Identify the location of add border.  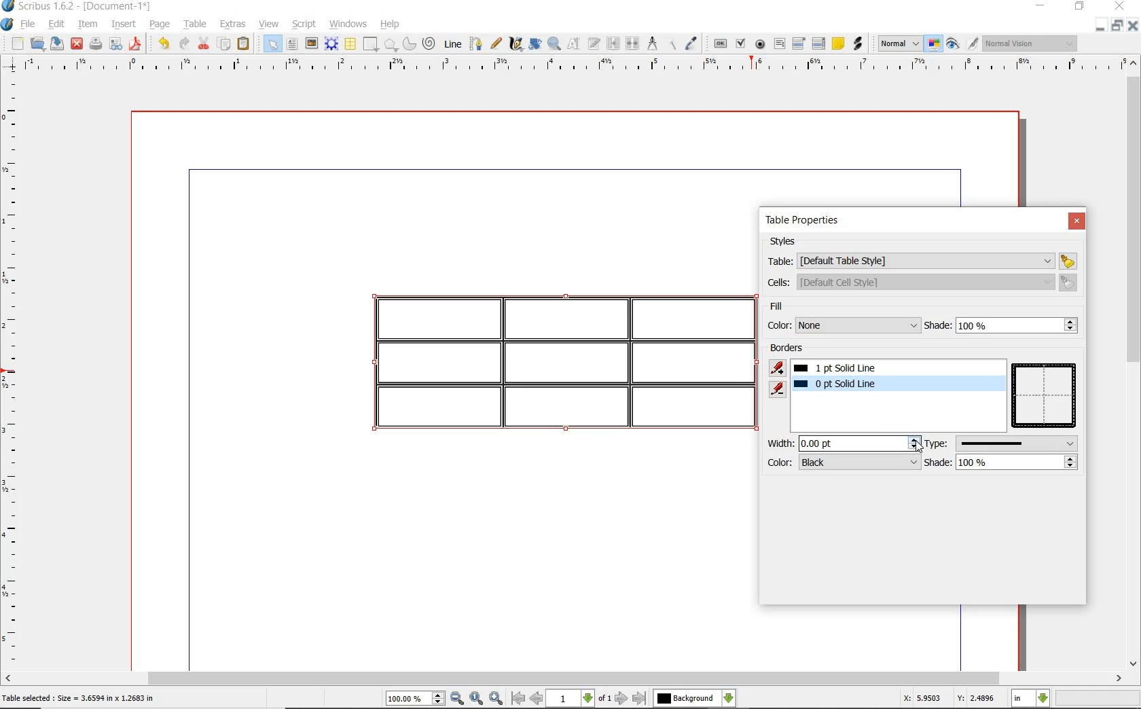
(779, 367).